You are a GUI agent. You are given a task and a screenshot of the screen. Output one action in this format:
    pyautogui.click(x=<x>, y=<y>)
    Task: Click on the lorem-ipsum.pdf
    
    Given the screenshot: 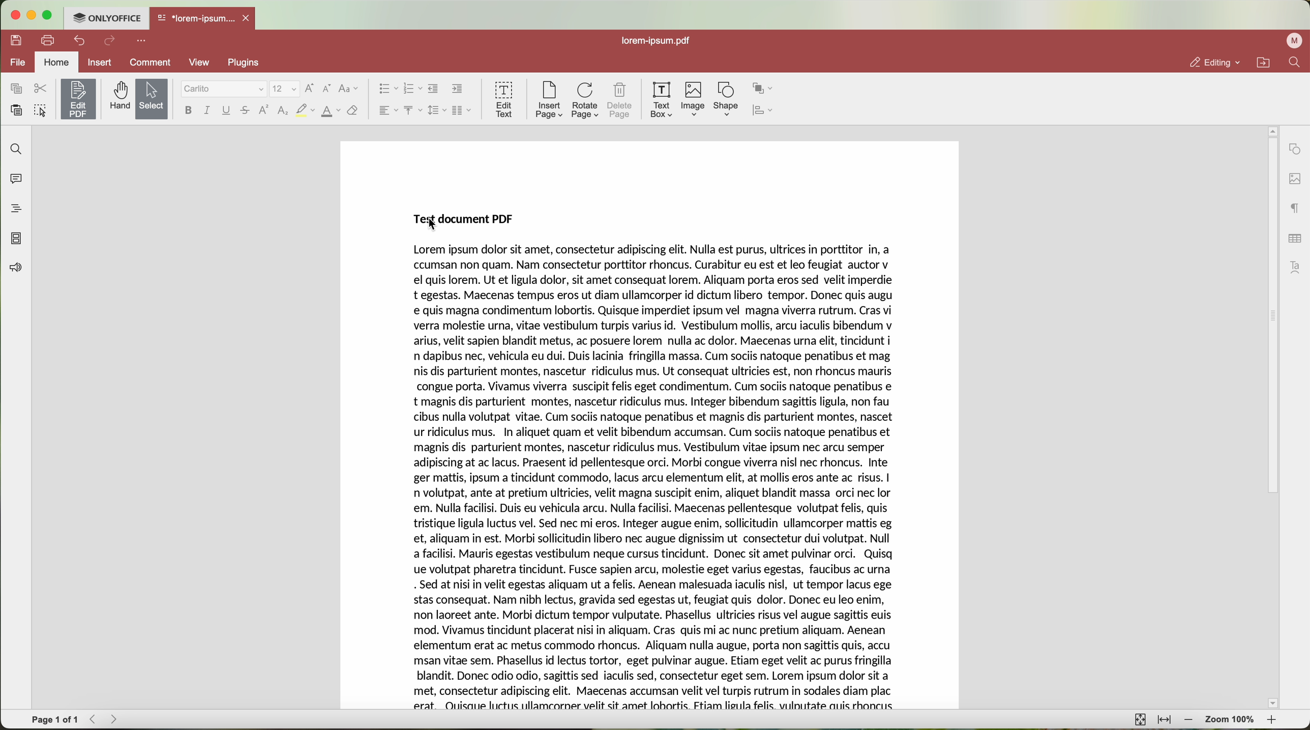 What is the action you would take?
    pyautogui.click(x=654, y=42)
    